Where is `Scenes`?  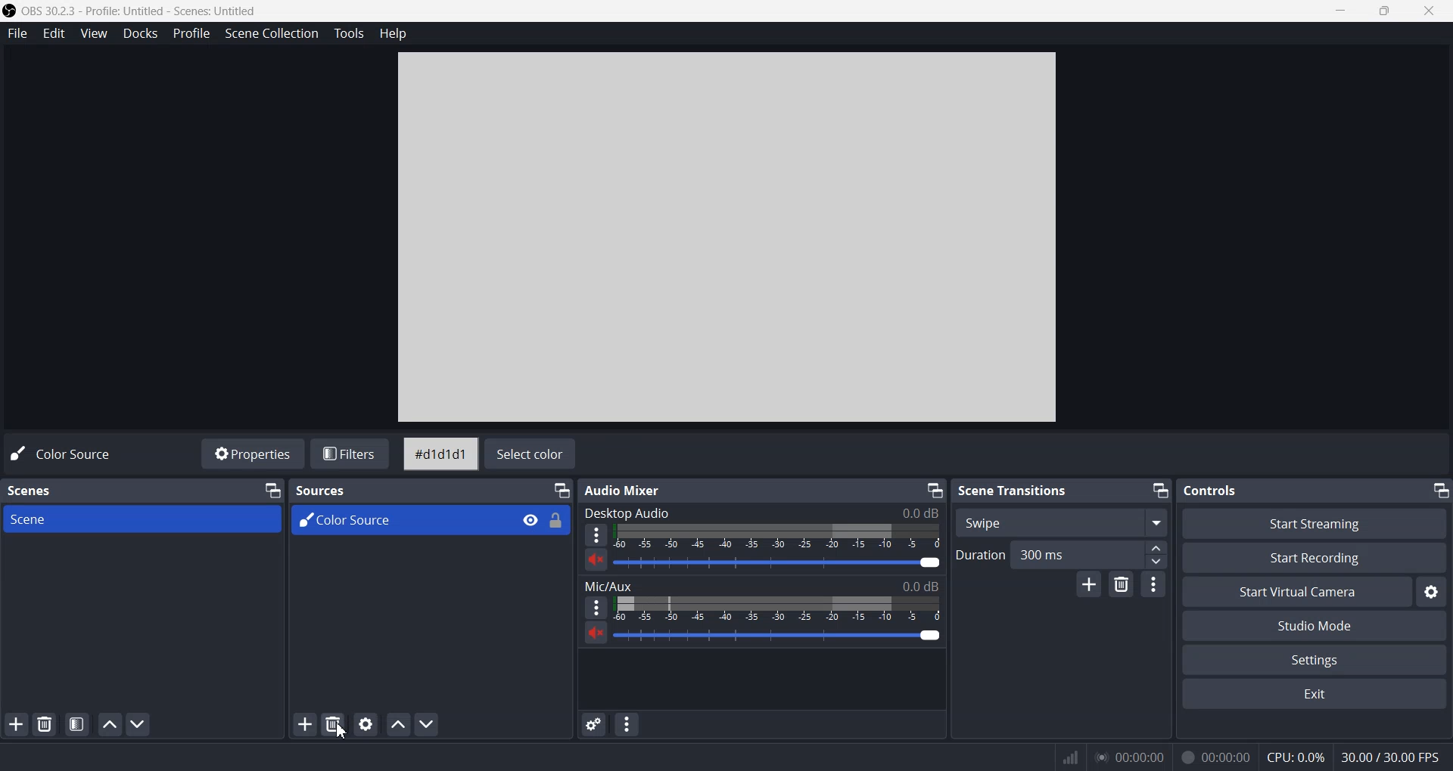 Scenes is located at coordinates (31, 491).